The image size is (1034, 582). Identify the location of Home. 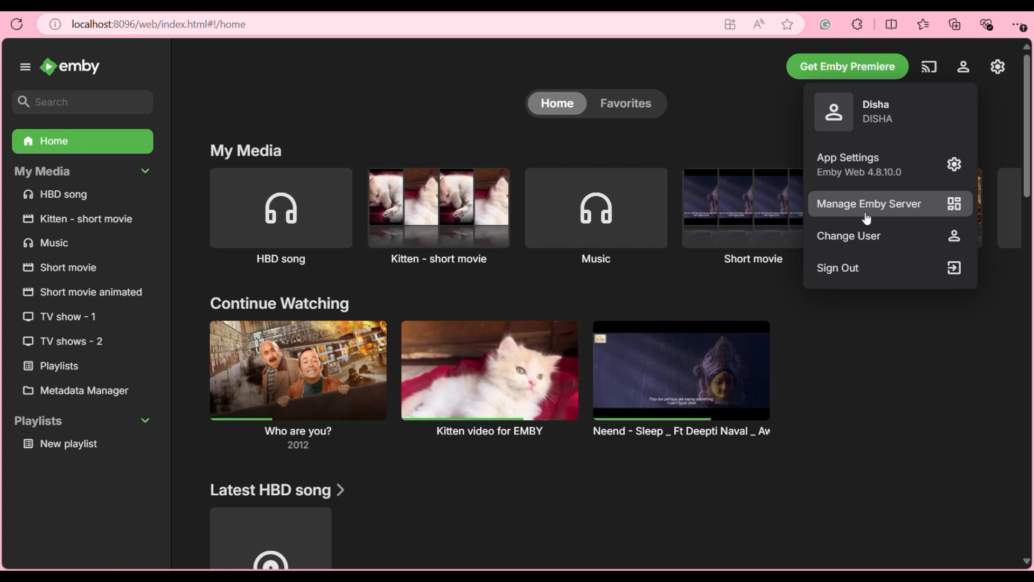
(557, 103).